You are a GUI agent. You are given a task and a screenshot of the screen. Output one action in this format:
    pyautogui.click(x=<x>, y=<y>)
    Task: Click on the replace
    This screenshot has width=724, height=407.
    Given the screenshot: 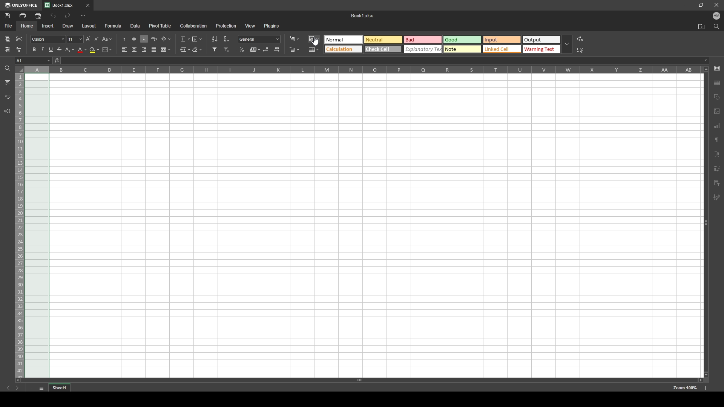 What is the action you would take?
    pyautogui.click(x=581, y=39)
    